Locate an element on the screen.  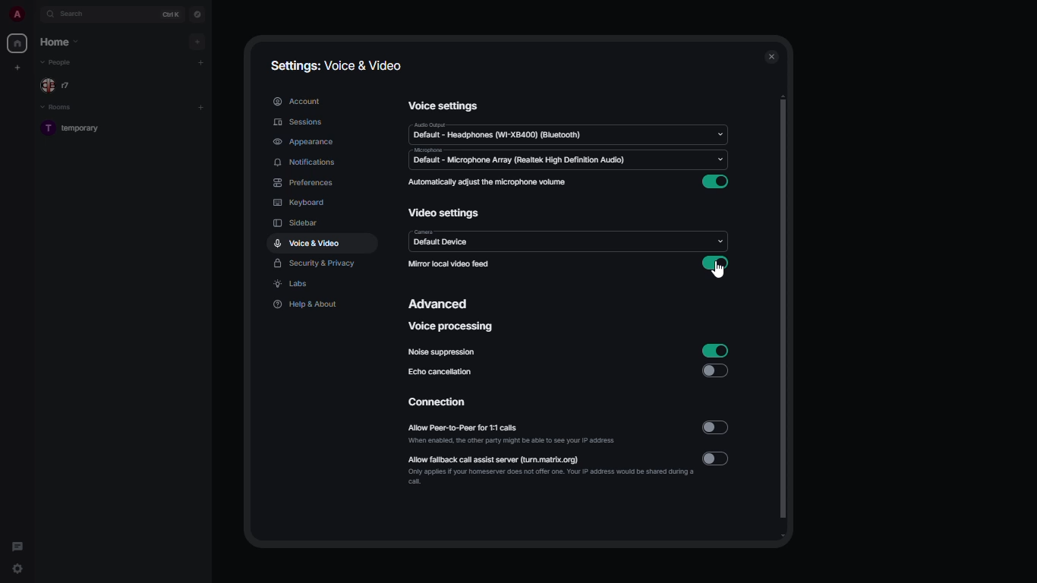
add is located at coordinates (202, 61).